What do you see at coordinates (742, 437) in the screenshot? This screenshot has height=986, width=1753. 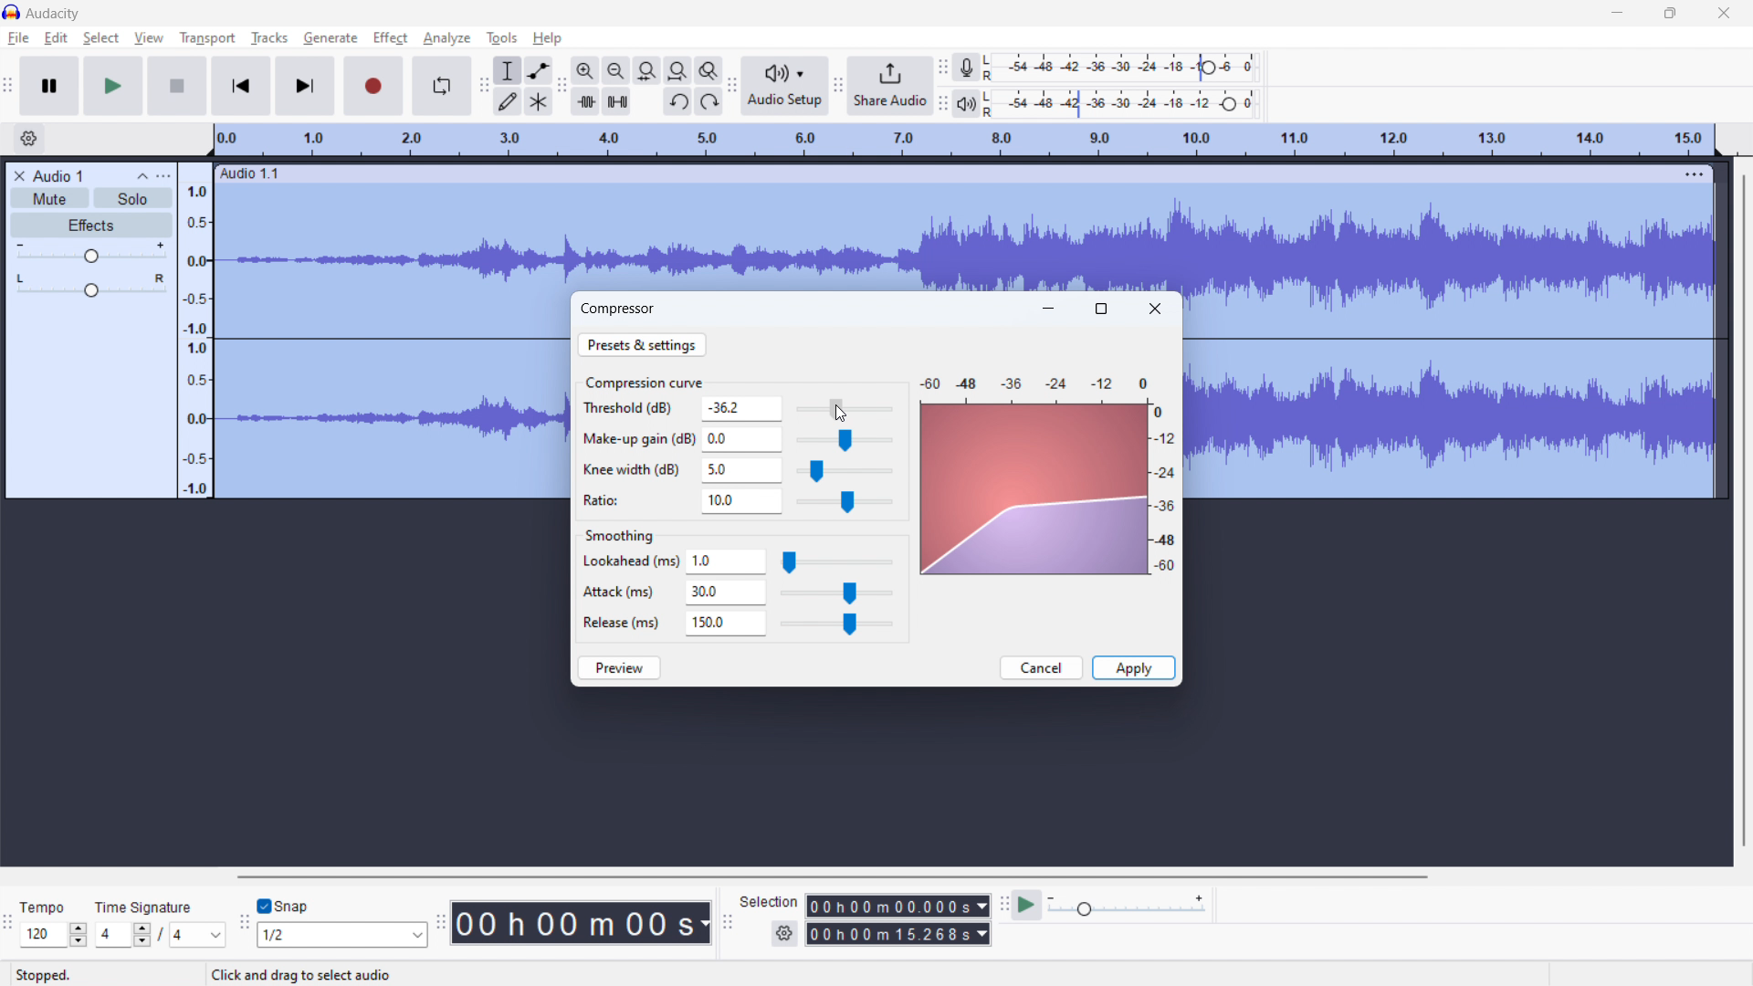 I see `0.0` at bounding box center [742, 437].